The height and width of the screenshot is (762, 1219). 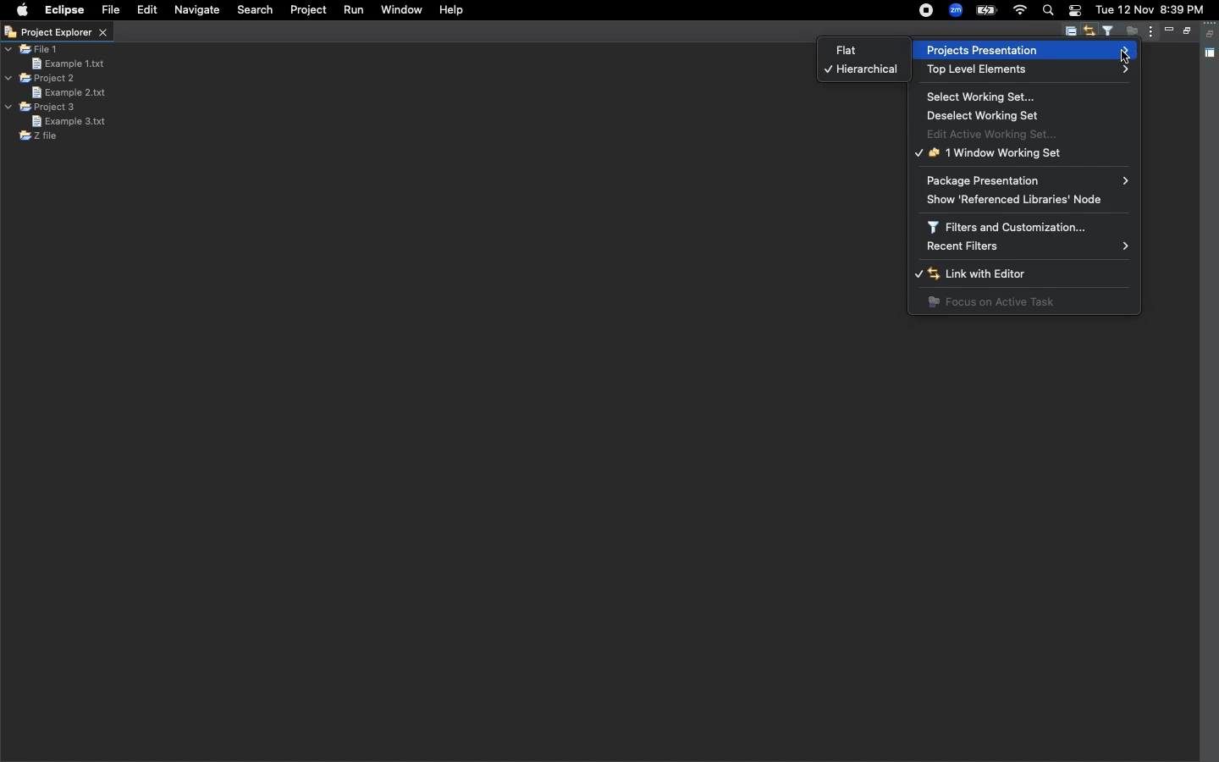 I want to click on Project 3, so click(x=42, y=108).